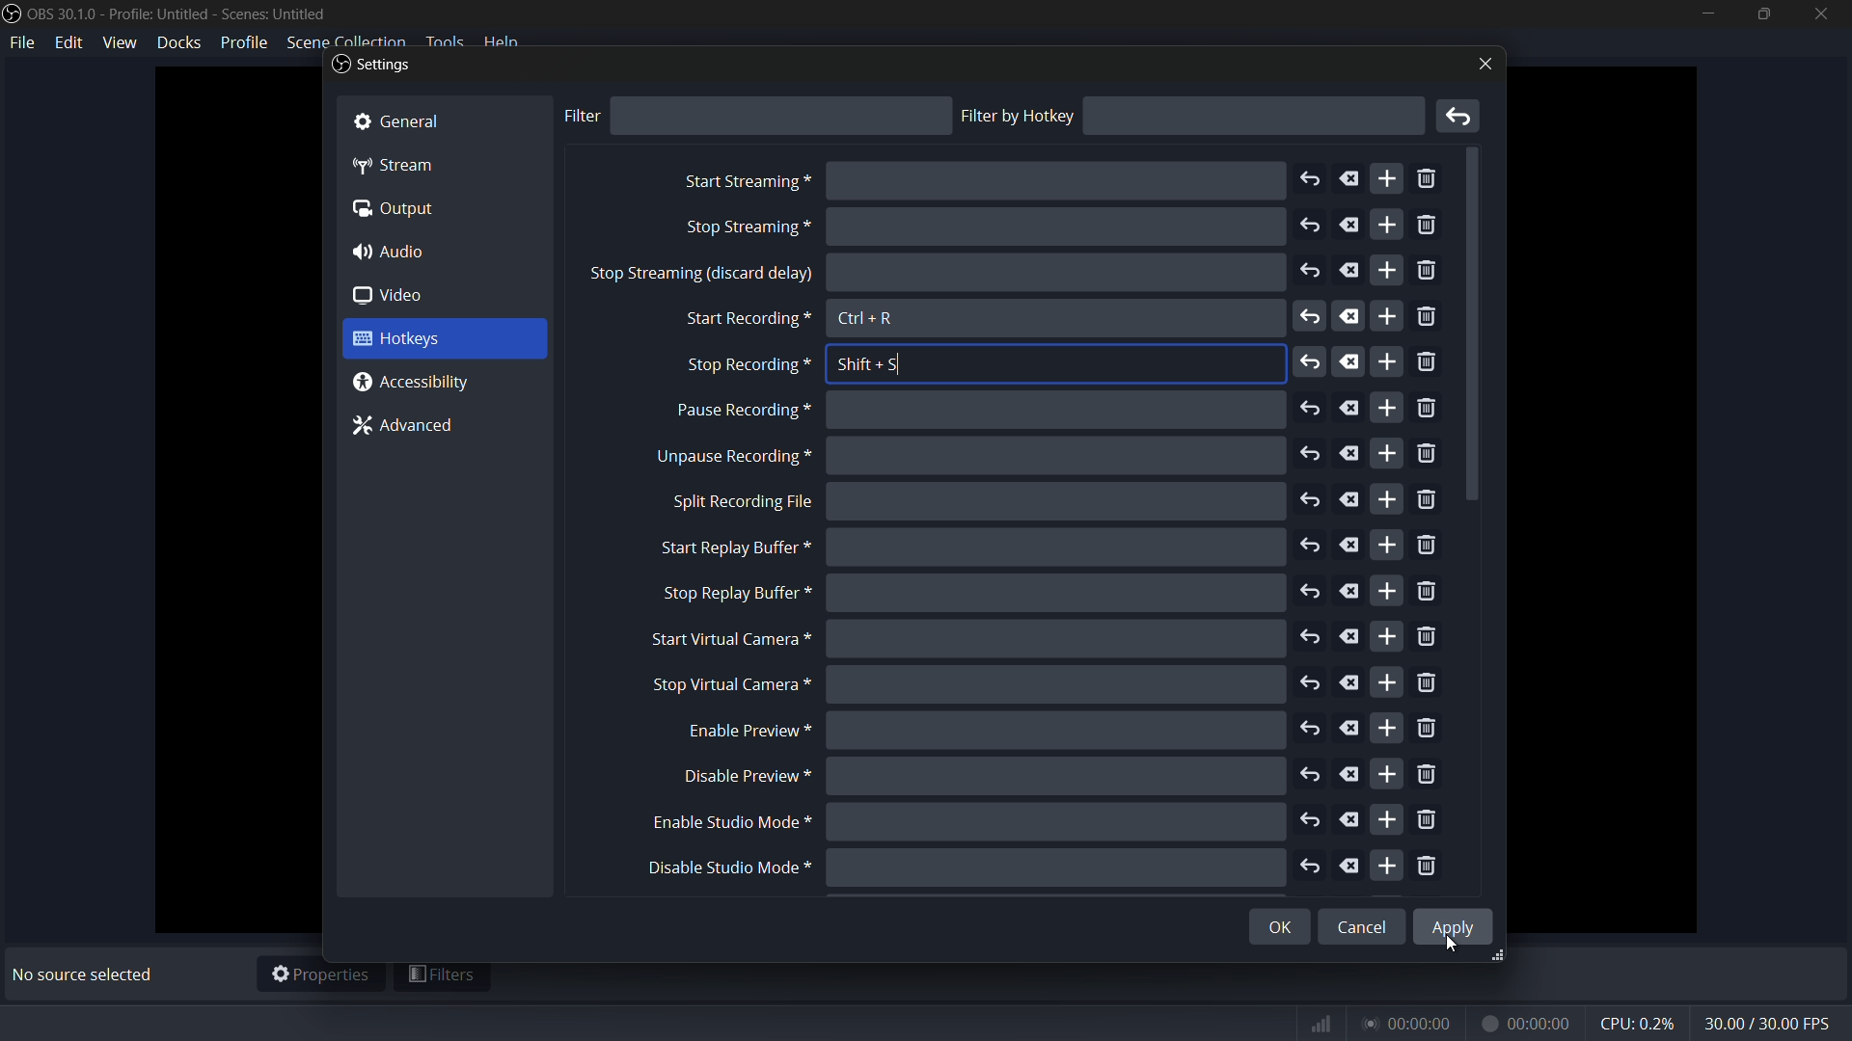 The width and height of the screenshot is (1852, 1041). What do you see at coordinates (412, 428) in the screenshot?
I see `7% Advanced` at bounding box center [412, 428].